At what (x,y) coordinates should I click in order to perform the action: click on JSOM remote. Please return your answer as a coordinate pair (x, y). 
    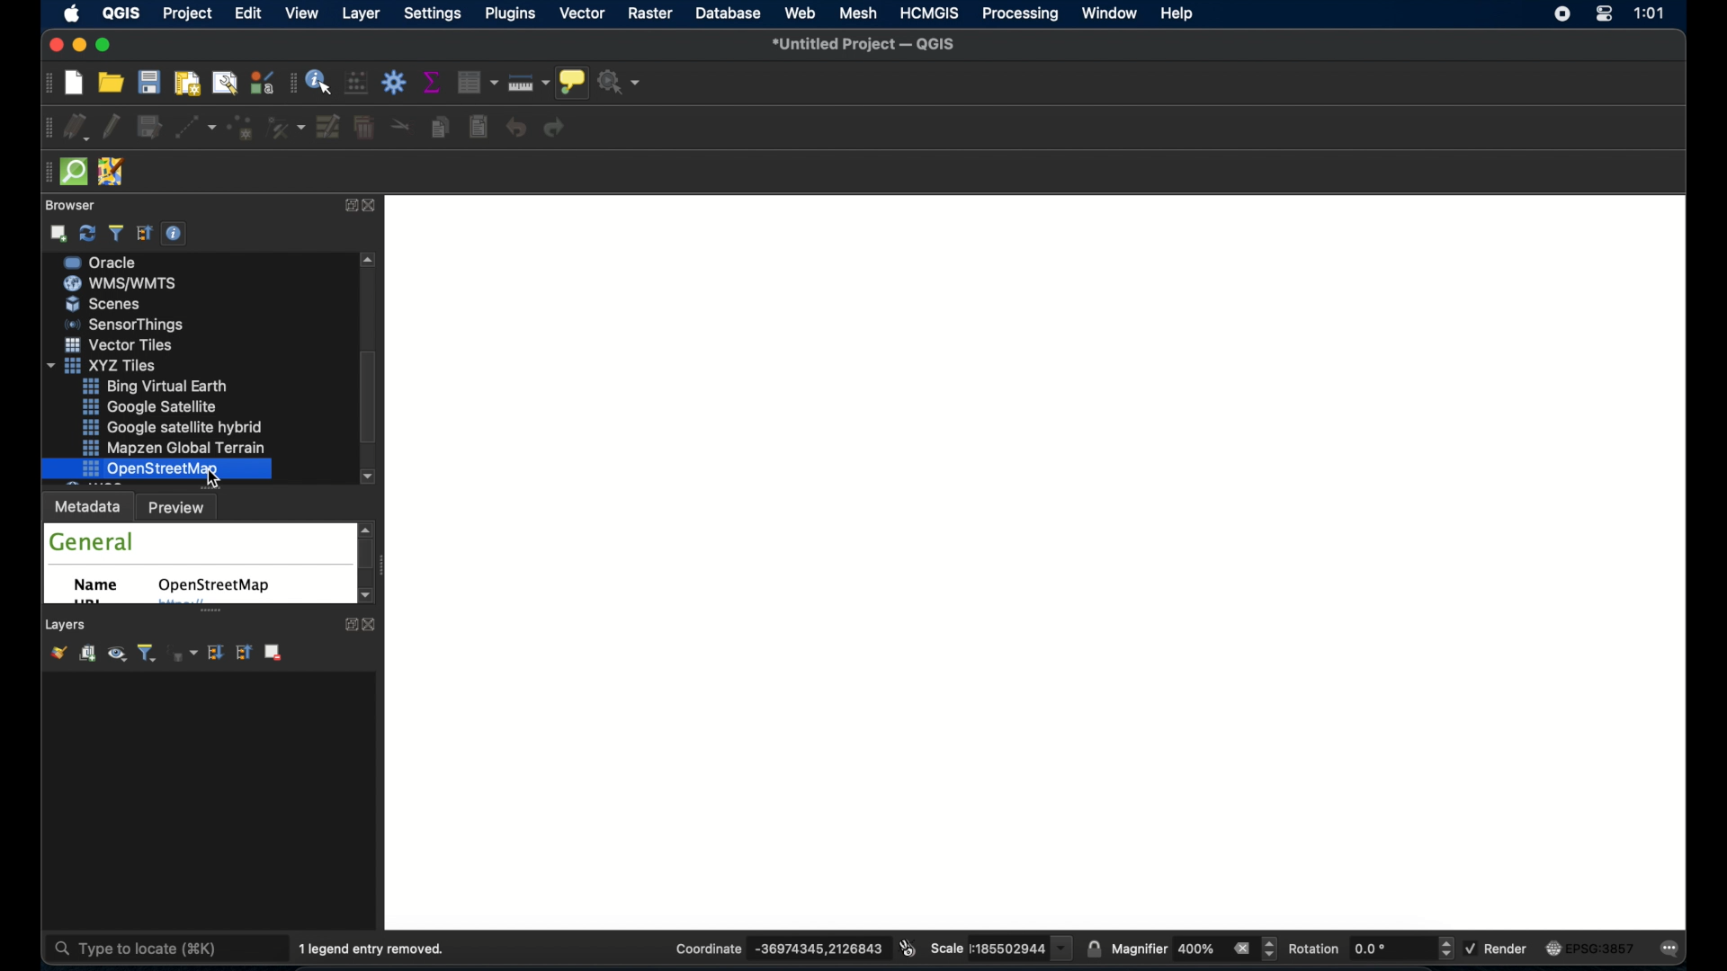
    Looking at the image, I should click on (112, 173).